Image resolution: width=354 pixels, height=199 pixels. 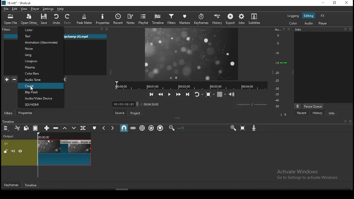 I want to click on player, so click(x=35, y=9).